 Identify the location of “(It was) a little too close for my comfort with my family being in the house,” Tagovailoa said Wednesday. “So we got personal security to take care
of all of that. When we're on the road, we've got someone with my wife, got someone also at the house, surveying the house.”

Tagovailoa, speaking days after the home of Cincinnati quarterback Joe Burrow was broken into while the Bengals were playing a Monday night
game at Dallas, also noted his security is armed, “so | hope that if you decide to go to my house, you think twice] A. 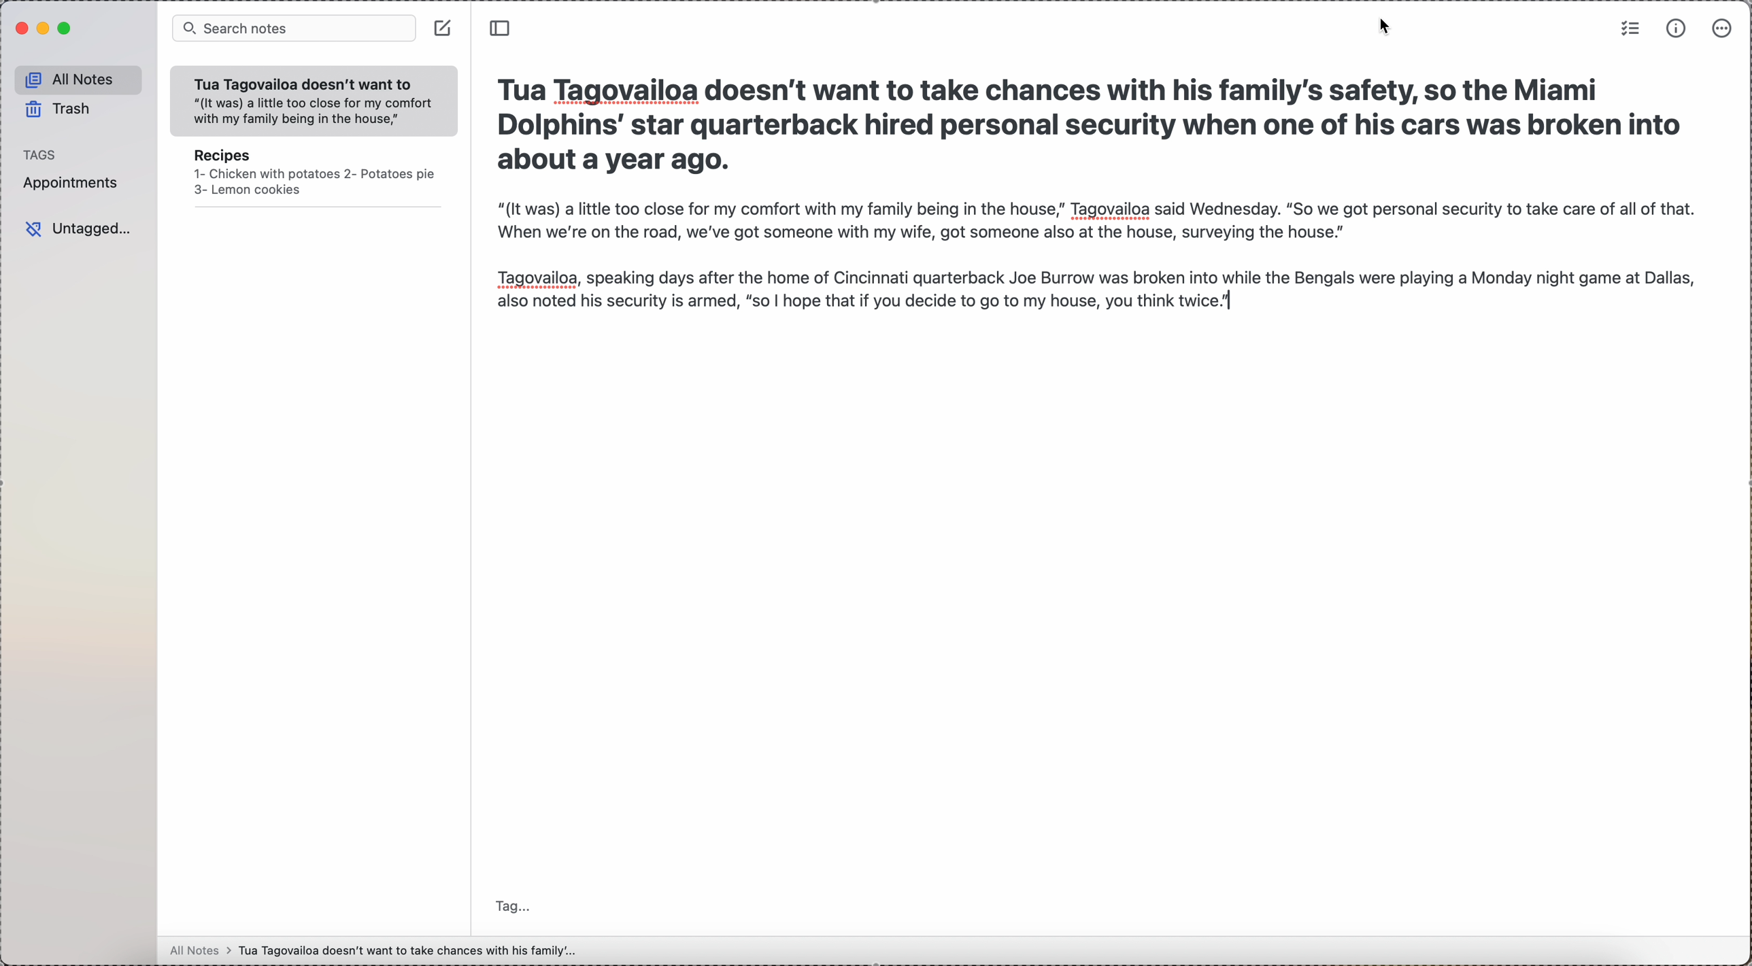
(1101, 269).